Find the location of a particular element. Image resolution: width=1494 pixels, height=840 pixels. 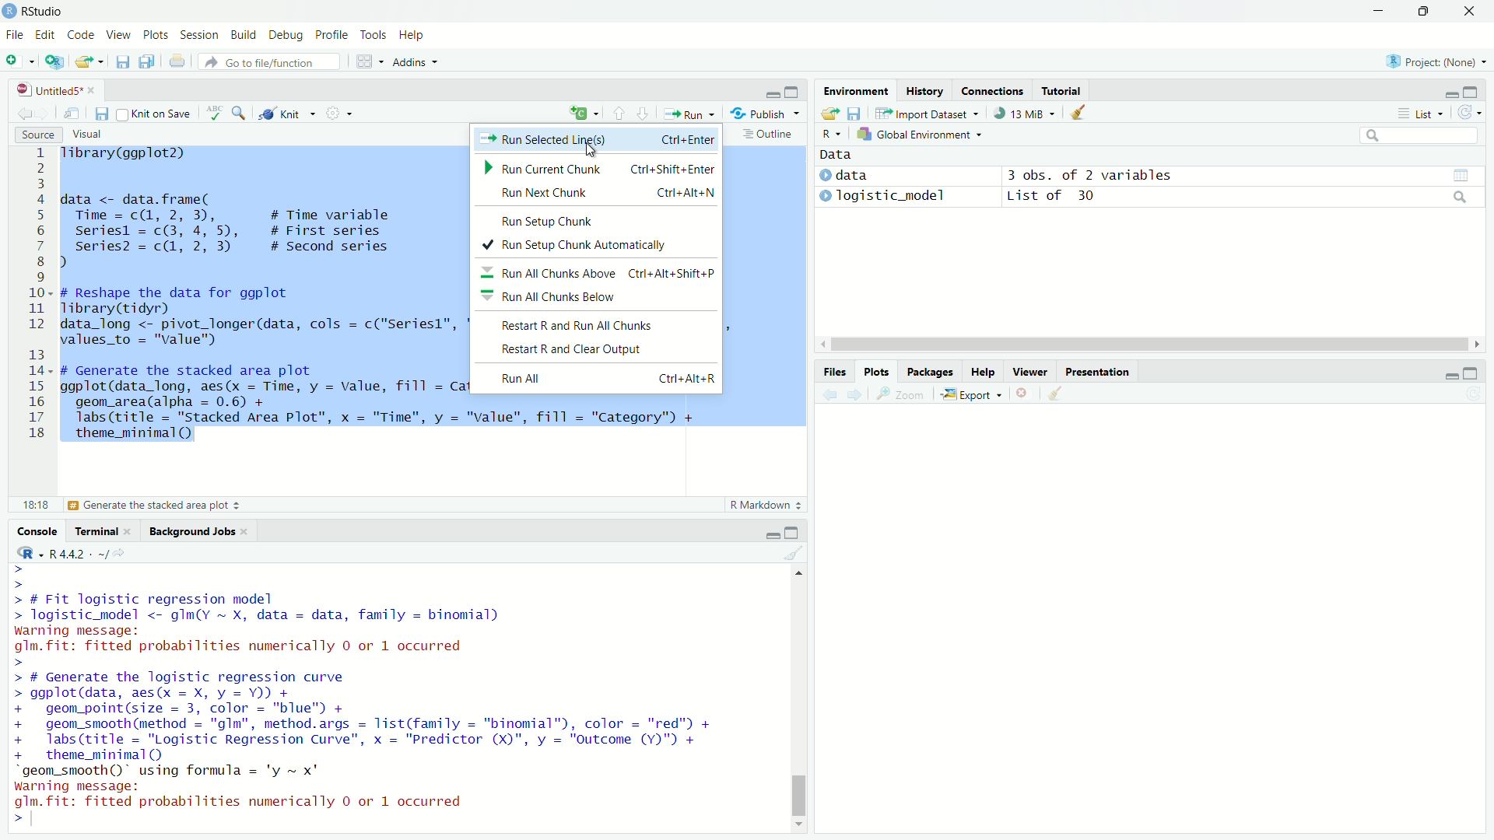

maximise is located at coordinates (1471, 90).